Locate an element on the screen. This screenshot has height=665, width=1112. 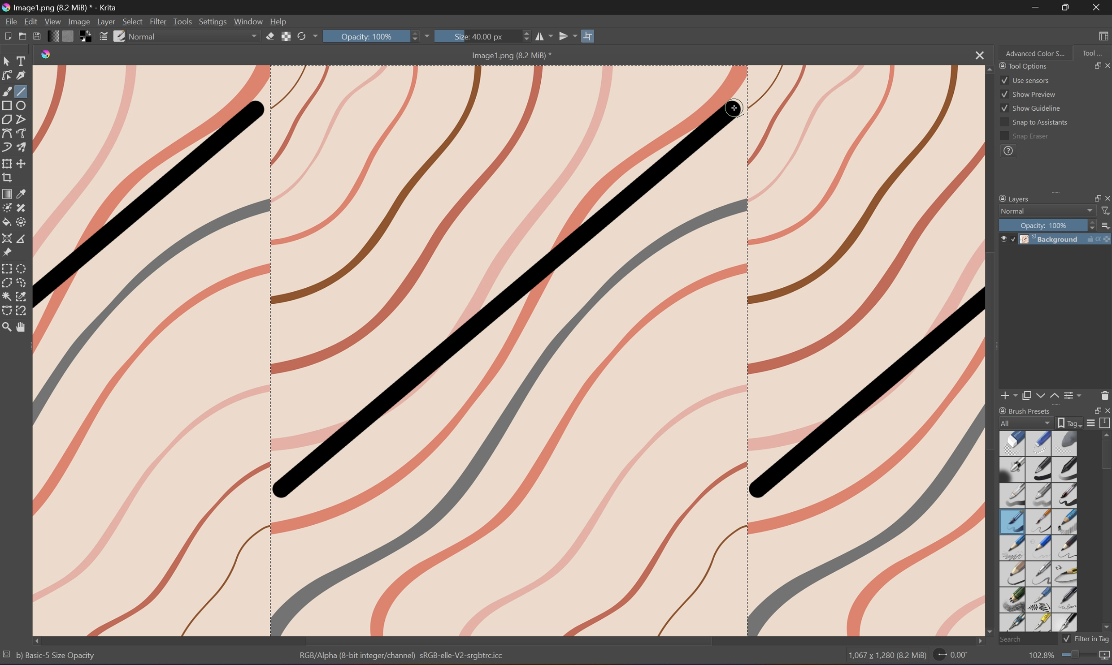
Select is located at coordinates (132, 21).